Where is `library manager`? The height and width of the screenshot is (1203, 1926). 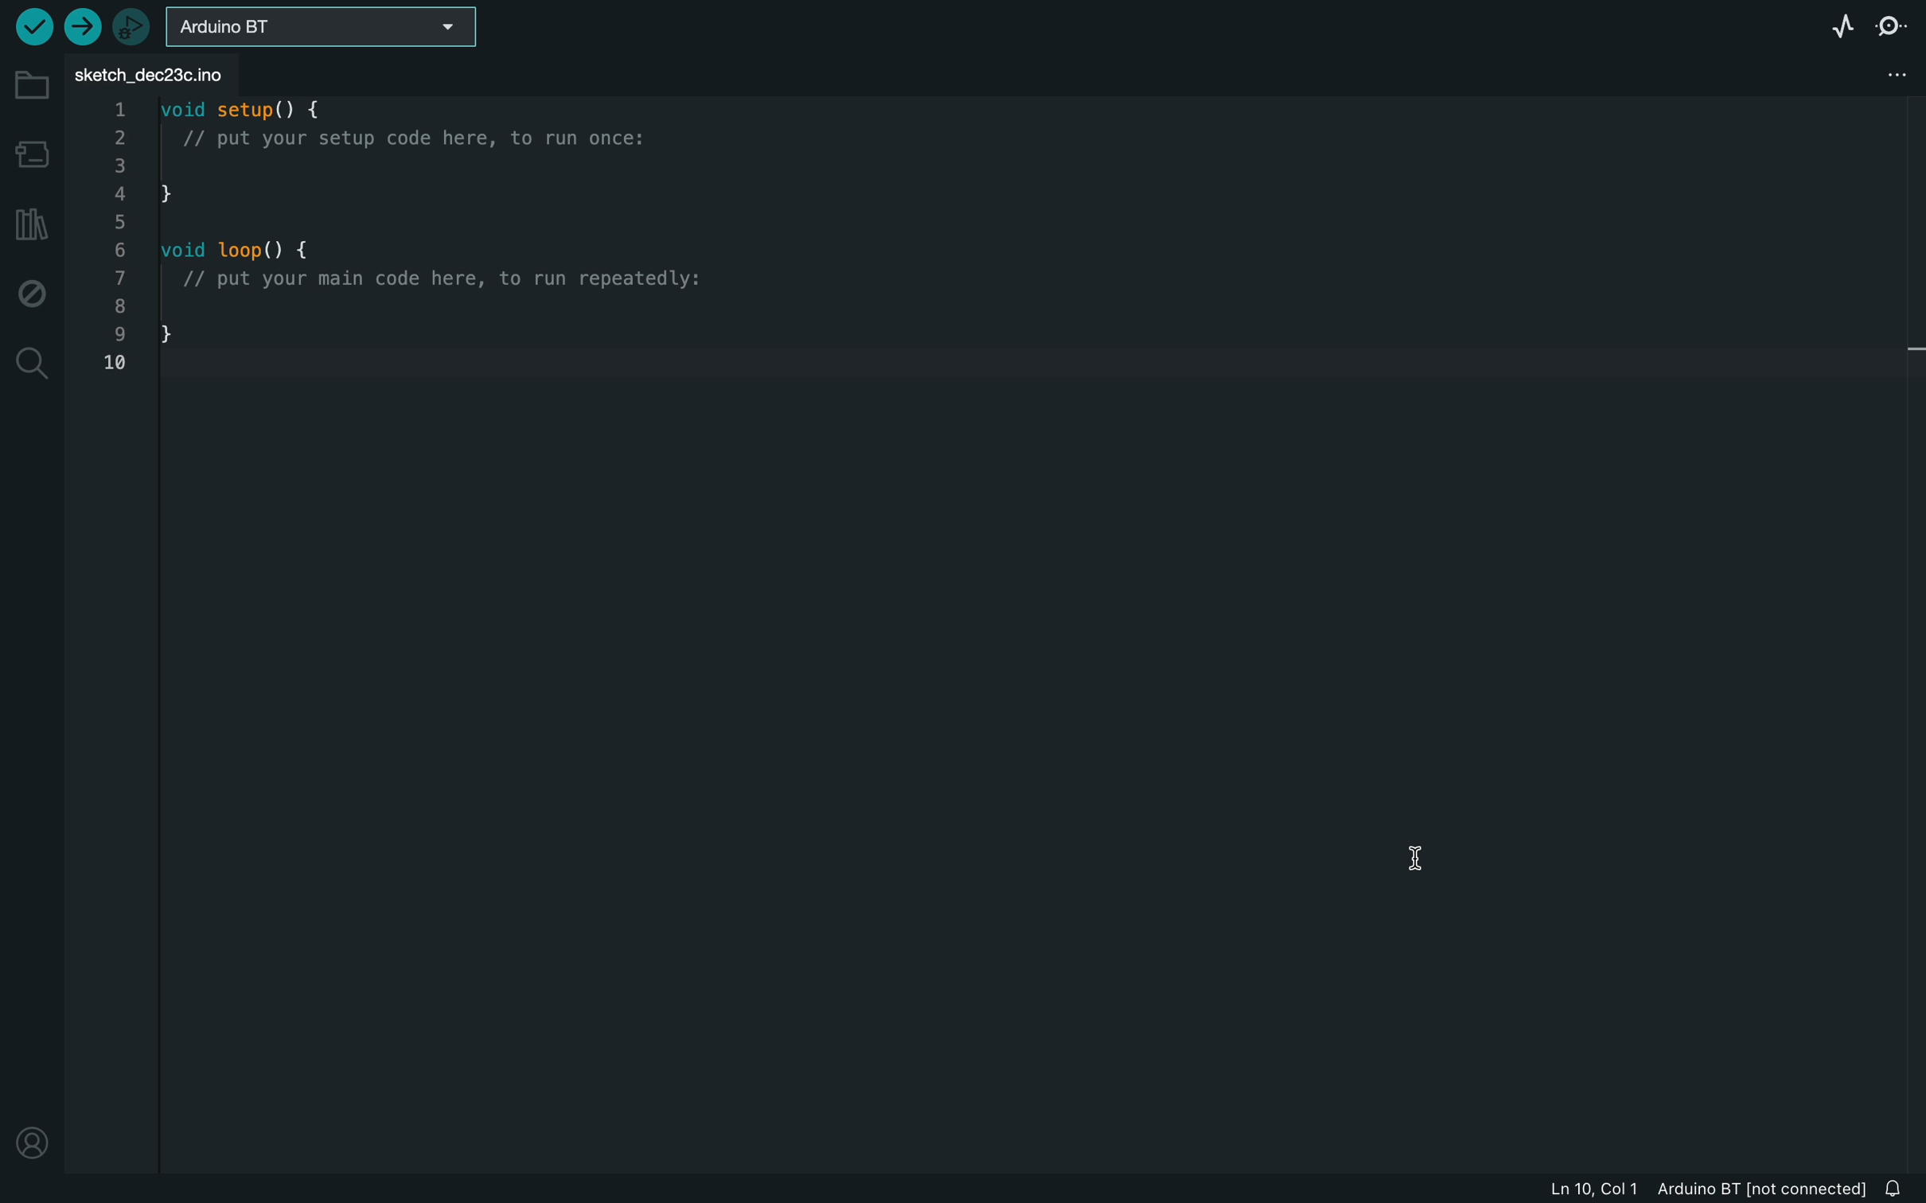 library manager is located at coordinates (32, 225).